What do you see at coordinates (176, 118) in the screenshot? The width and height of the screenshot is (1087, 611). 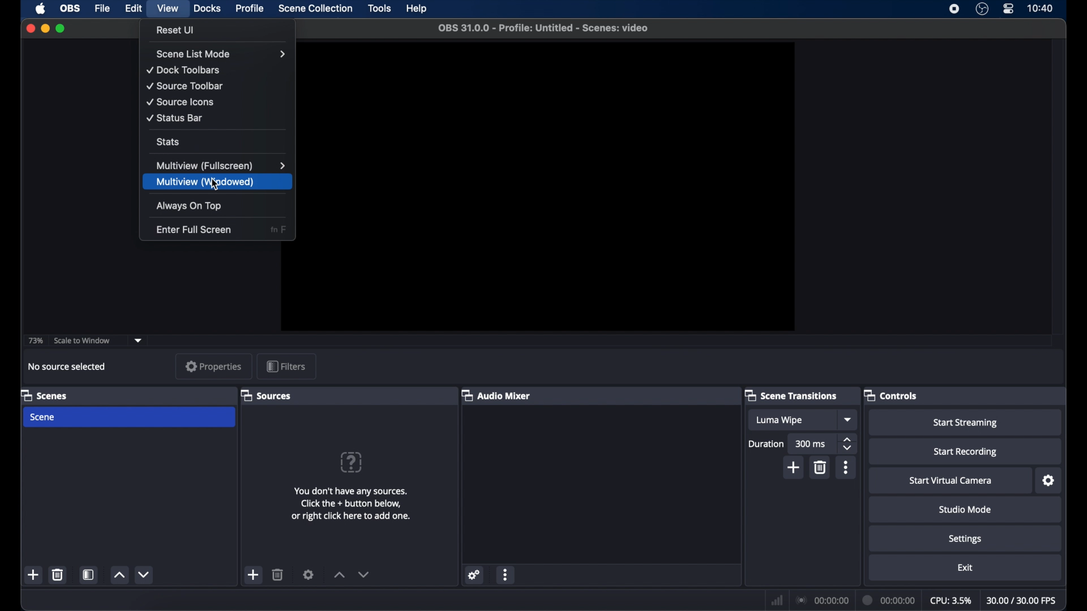 I see `status bar` at bounding box center [176, 118].